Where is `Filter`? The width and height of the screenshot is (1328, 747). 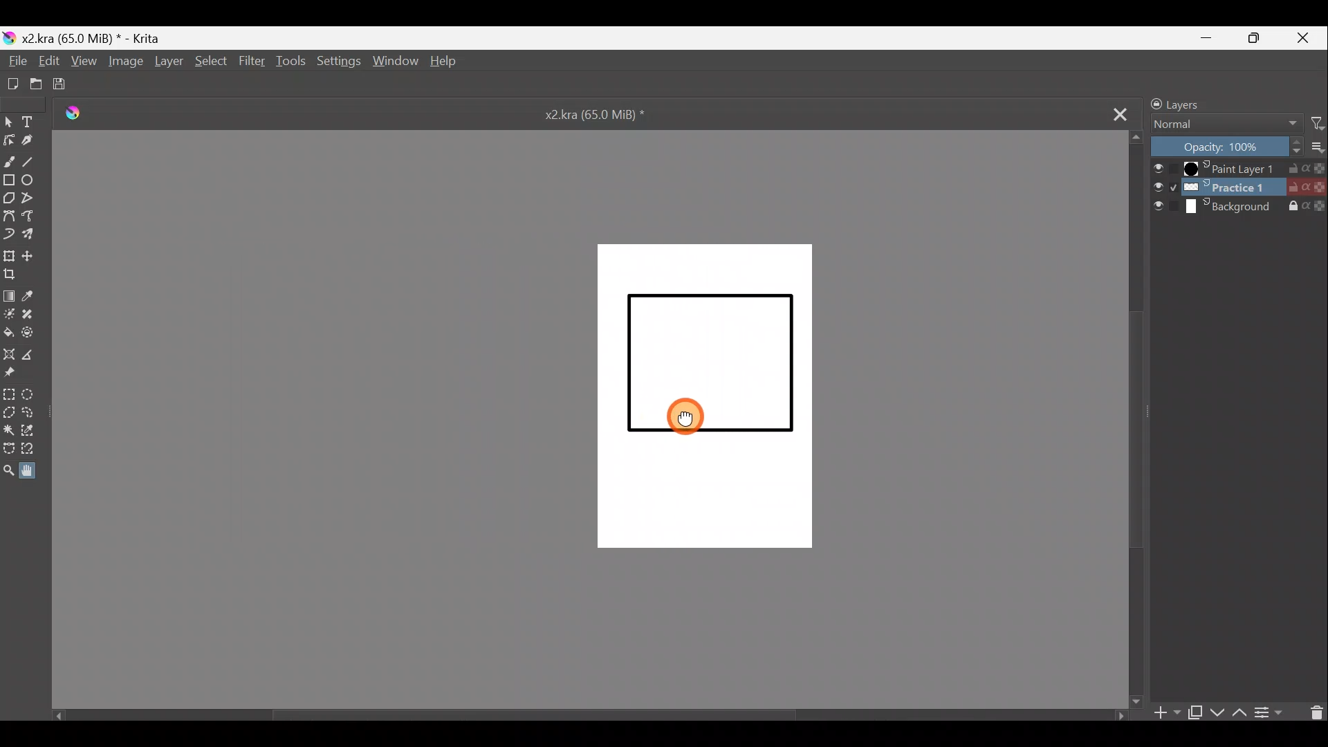 Filter is located at coordinates (251, 62).